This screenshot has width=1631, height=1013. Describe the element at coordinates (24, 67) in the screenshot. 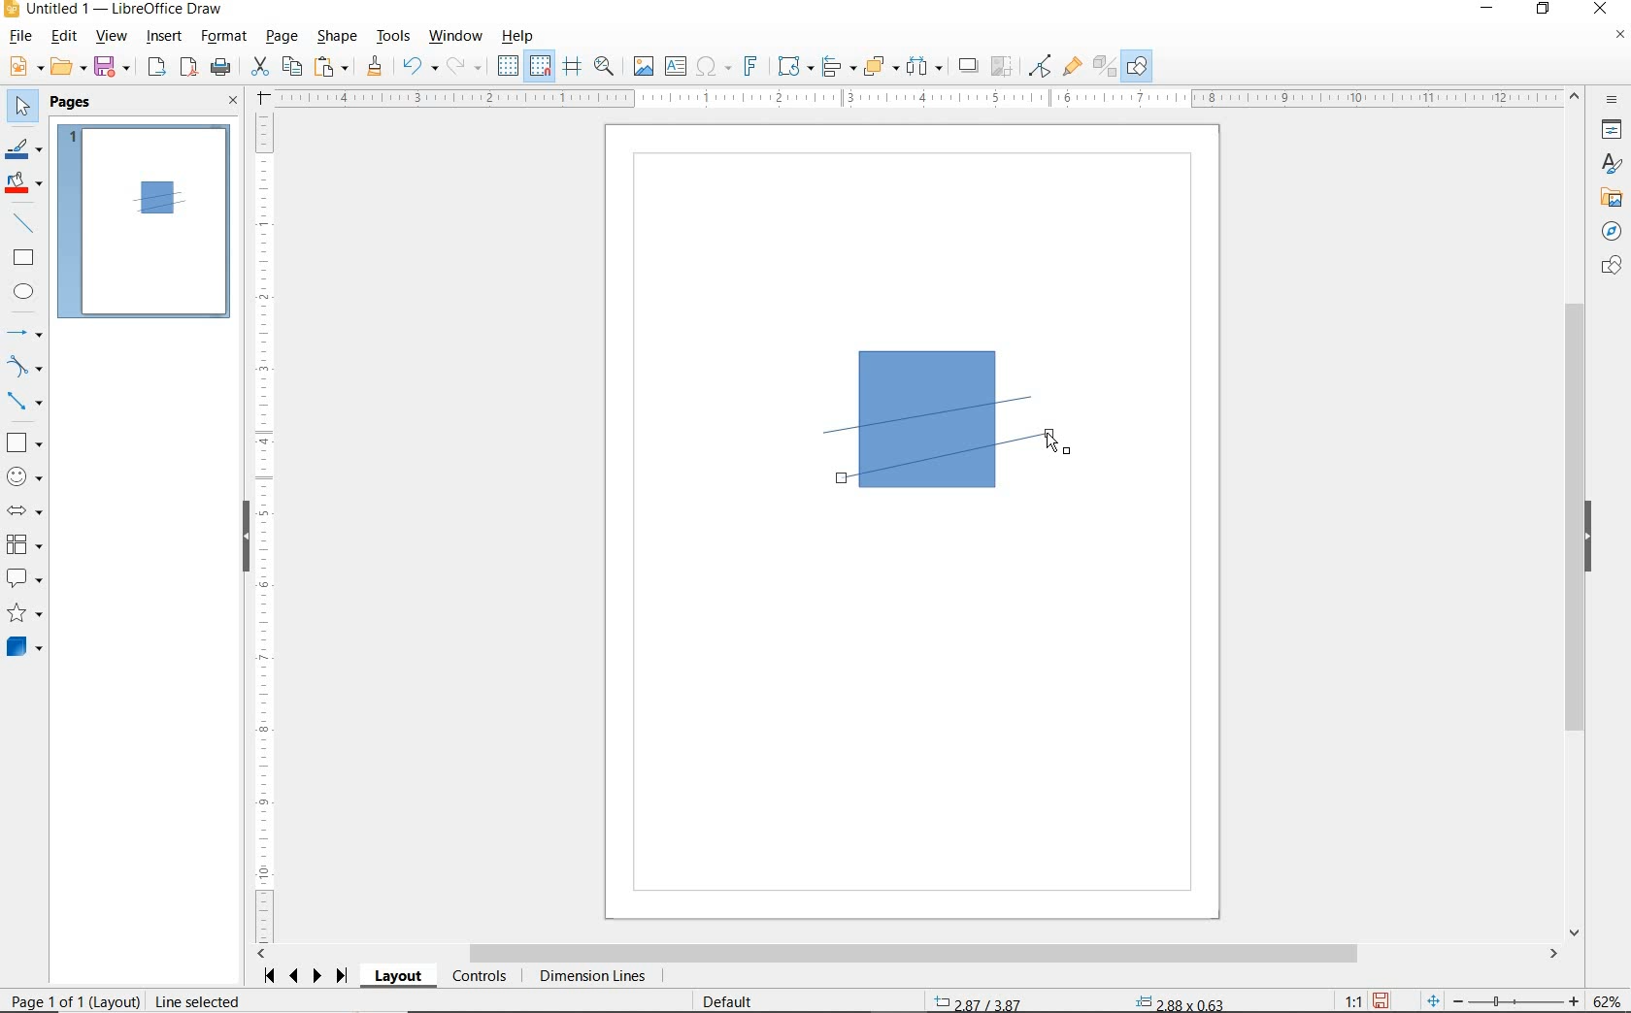

I see `NEW` at that location.